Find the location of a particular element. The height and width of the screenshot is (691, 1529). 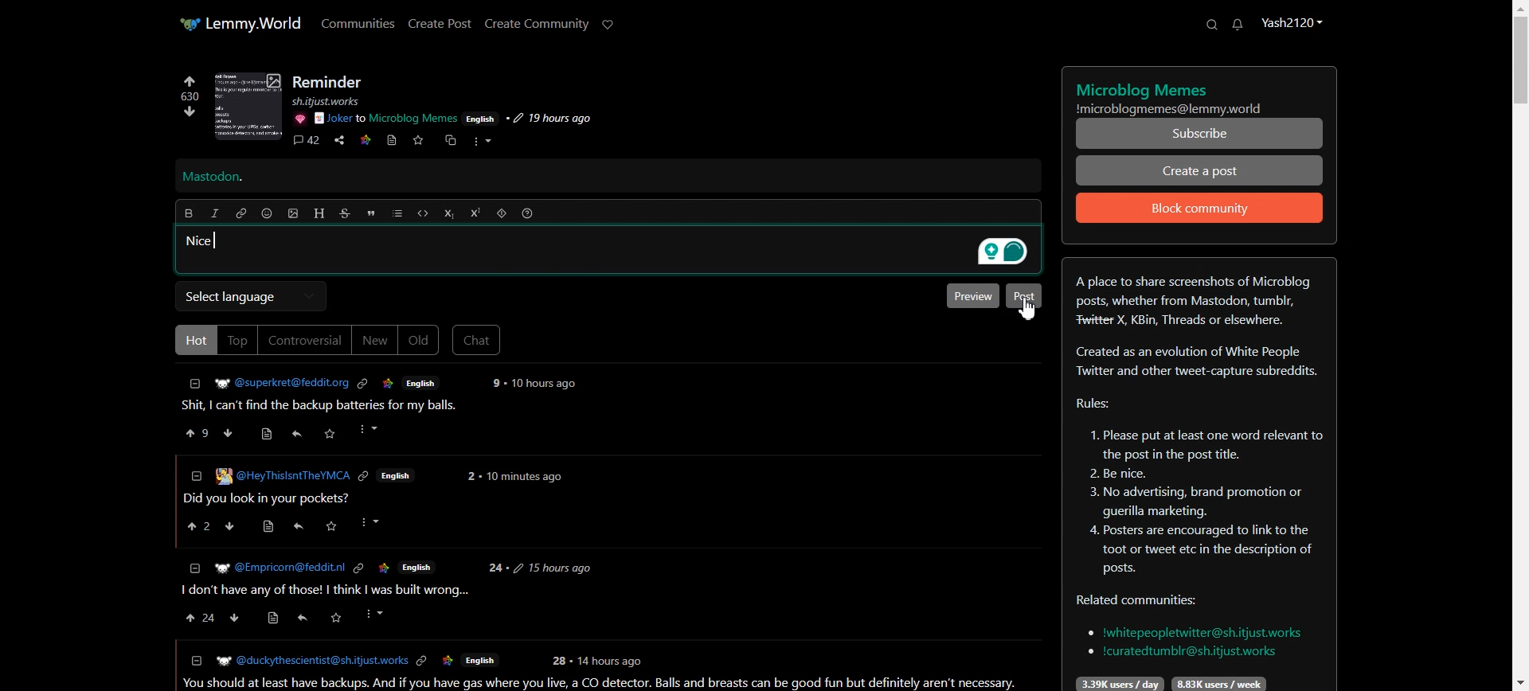

 is located at coordinates (423, 662).